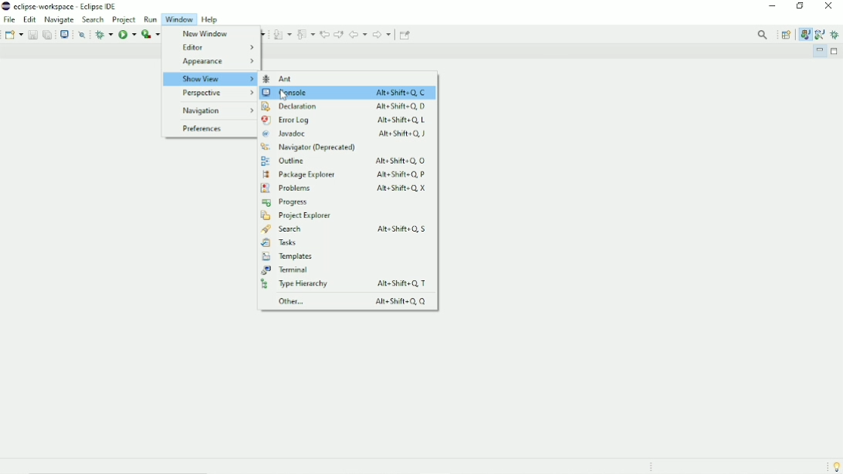 The height and width of the screenshot is (474, 843). Describe the element at coordinates (344, 188) in the screenshot. I see `Problems` at that location.